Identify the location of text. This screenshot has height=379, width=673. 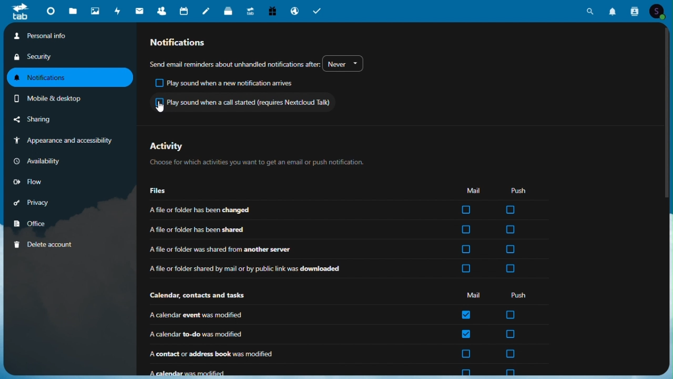
(234, 62).